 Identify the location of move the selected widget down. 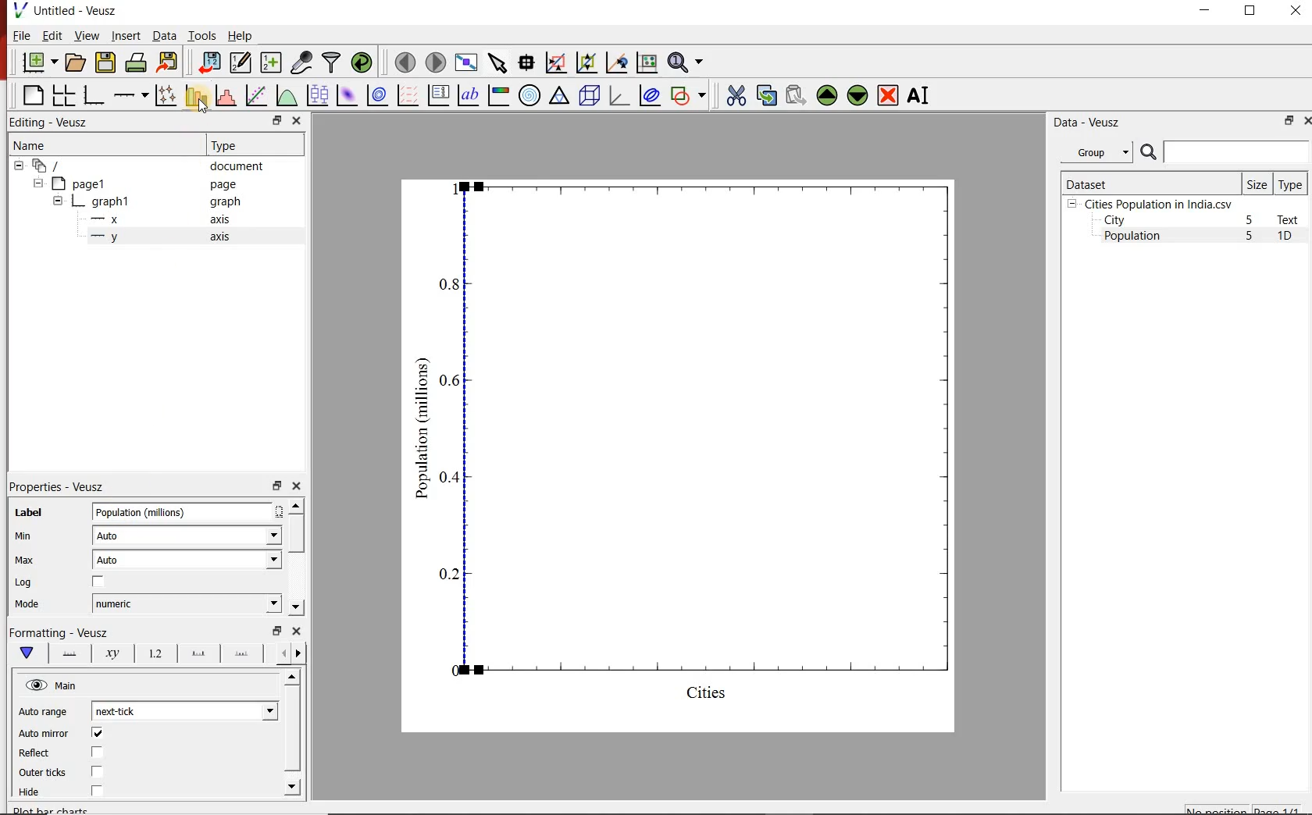
(857, 95).